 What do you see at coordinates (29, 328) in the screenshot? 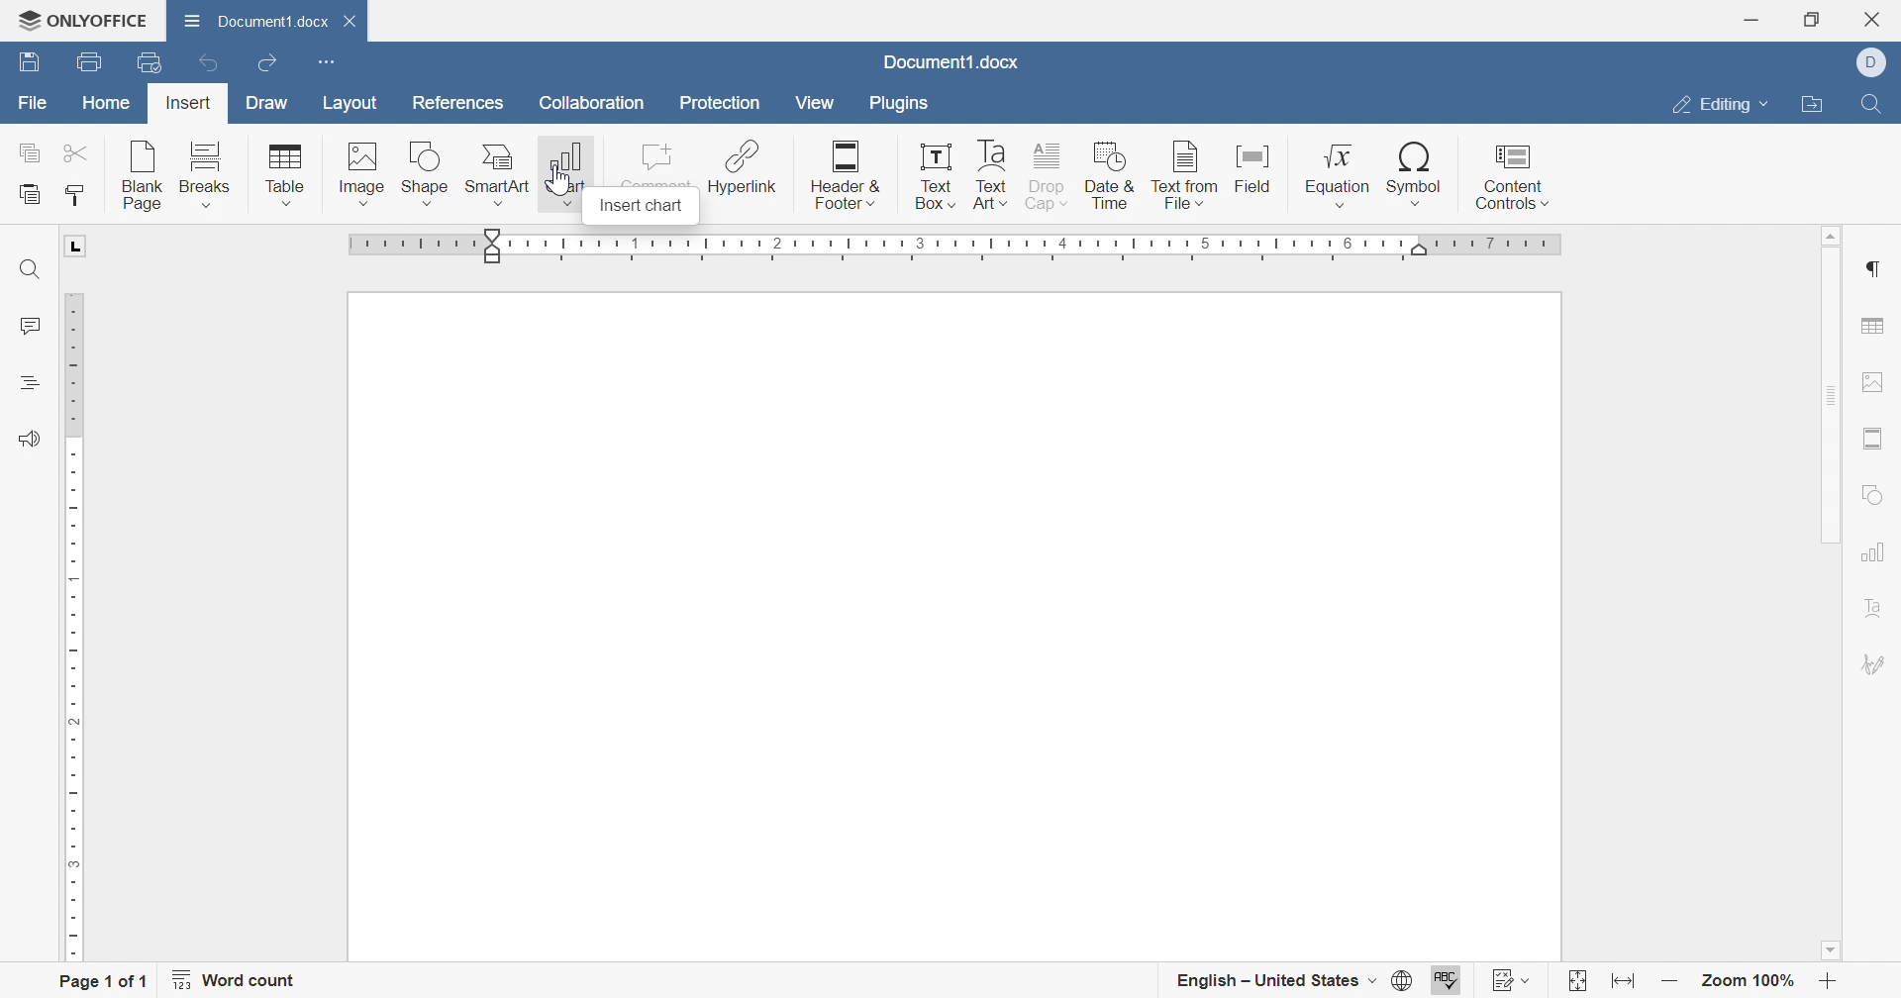
I see `Comments` at bounding box center [29, 328].